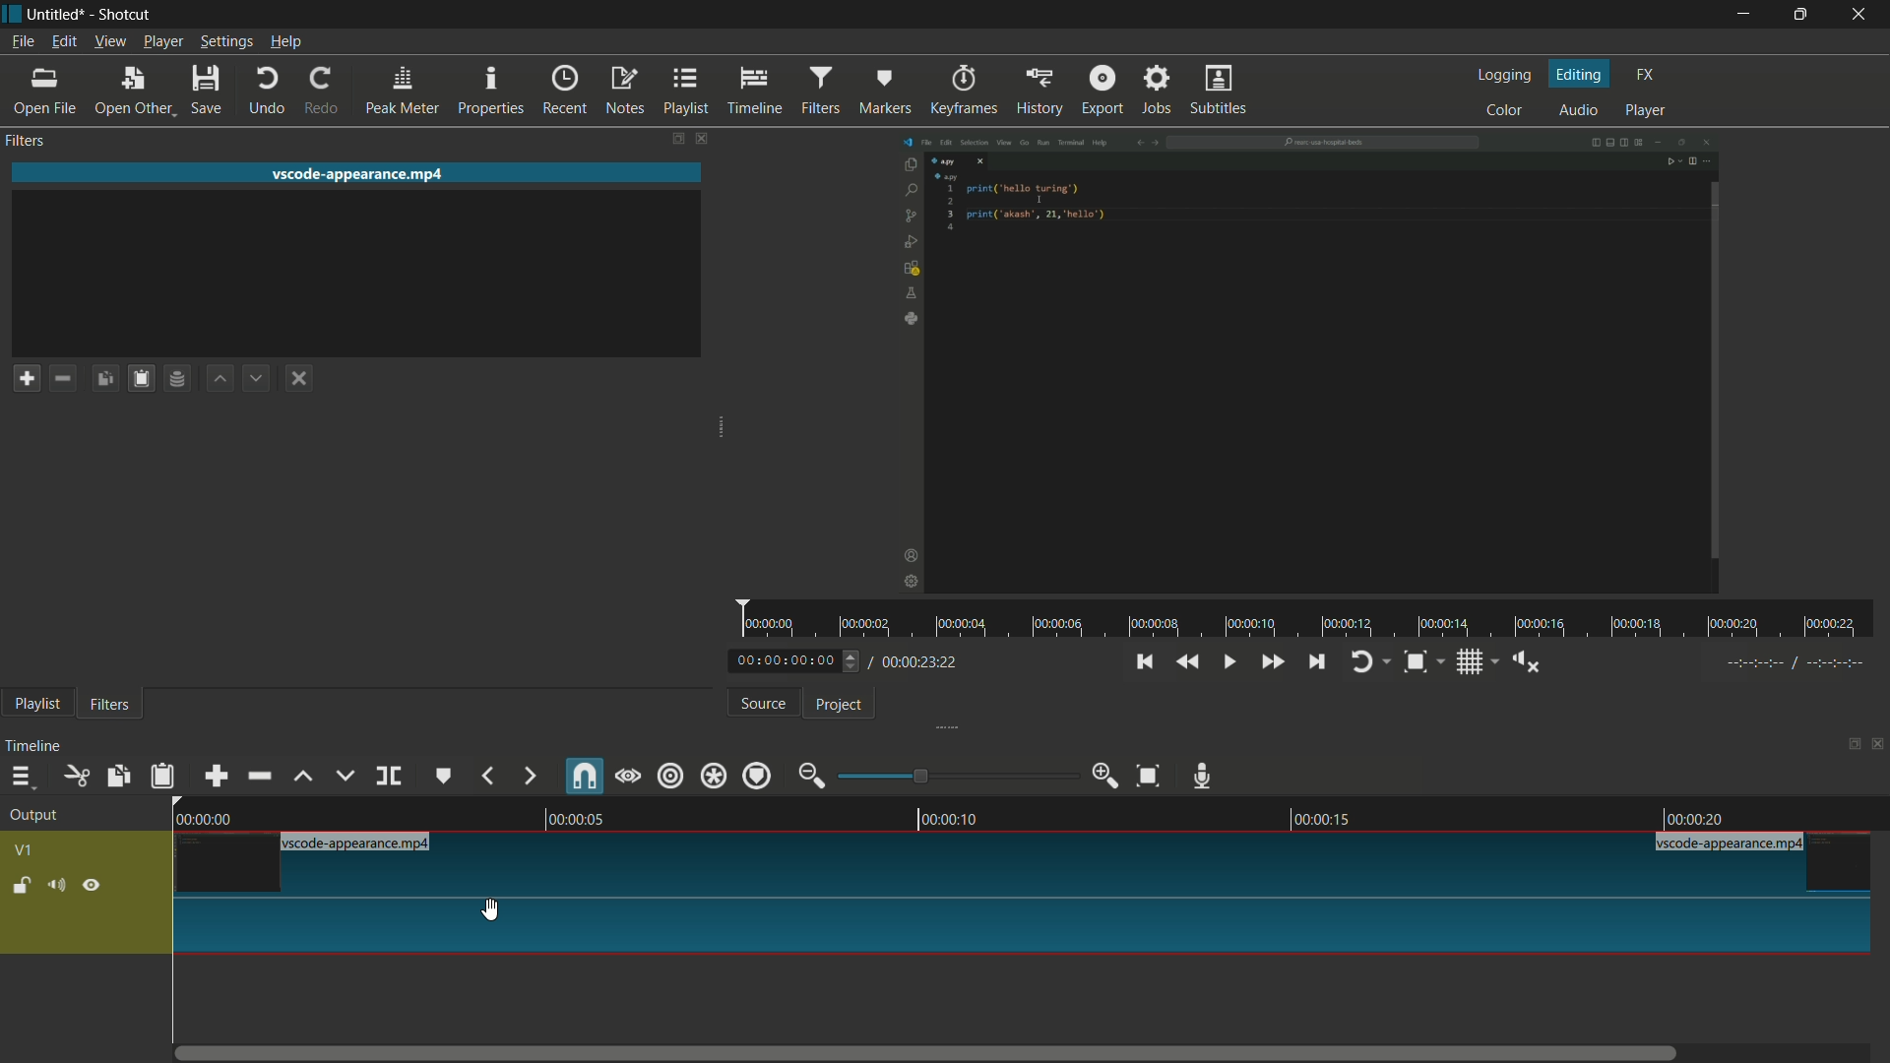 The width and height of the screenshot is (1890, 1063). I want to click on toggle player looping, so click(1365, 661).